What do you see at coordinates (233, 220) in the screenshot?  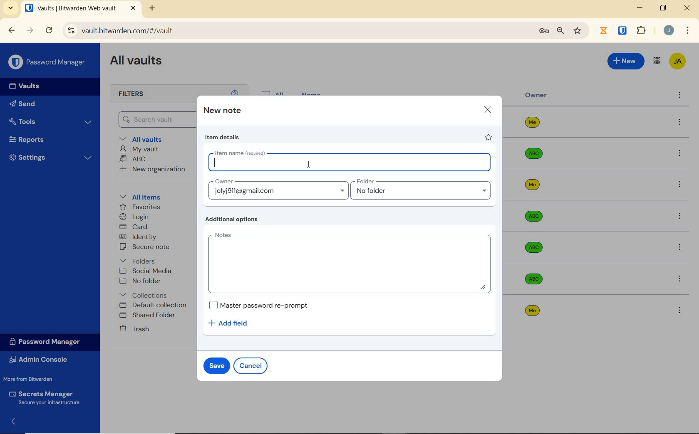 I see `Additional options` at bounding box center [233, 220].